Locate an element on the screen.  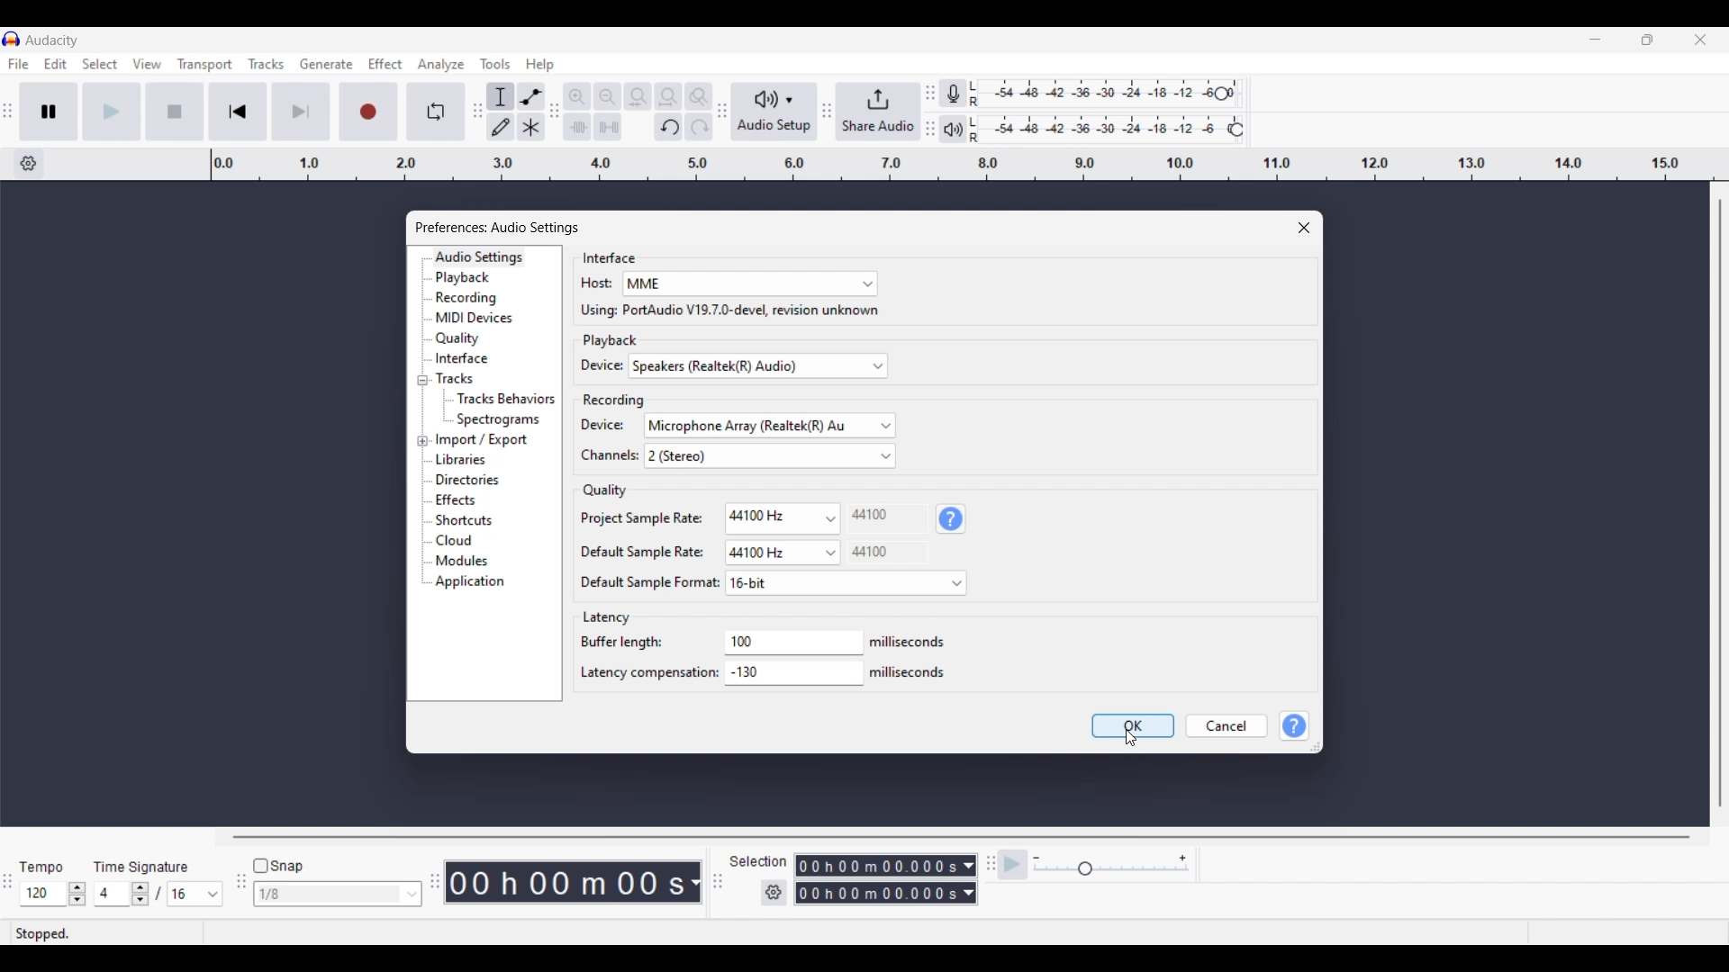
Tools menu is located at coordinates (495, 64).